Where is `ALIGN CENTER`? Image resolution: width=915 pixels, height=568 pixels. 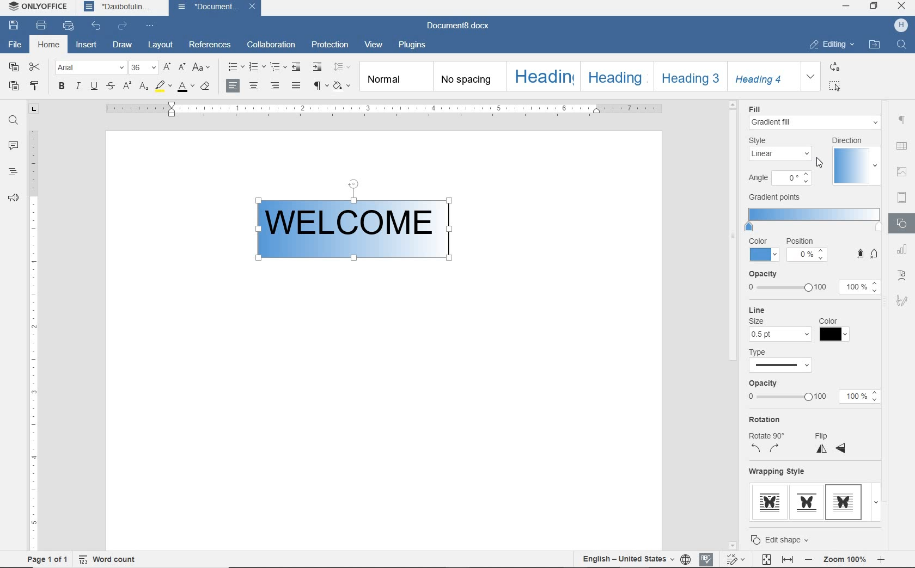 ALIGN CENTER is located at coordinates (254, 86).